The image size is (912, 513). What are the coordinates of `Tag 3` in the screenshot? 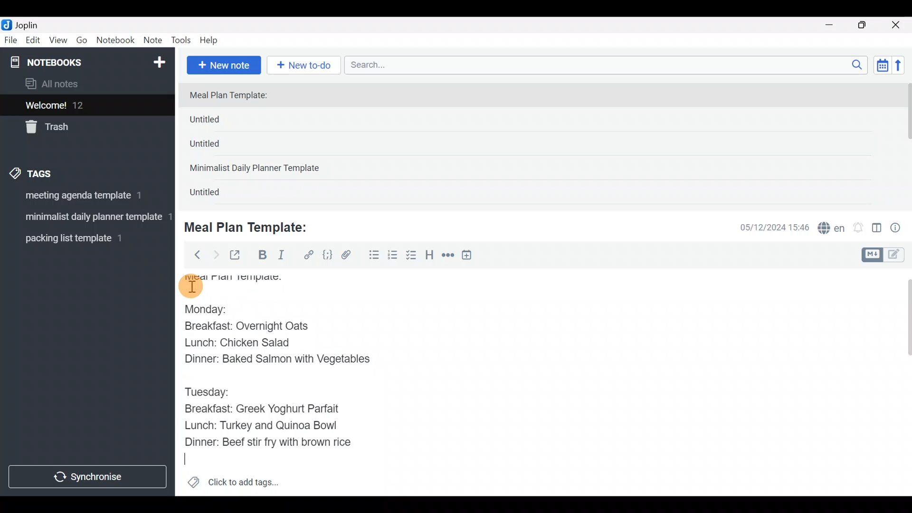 It's located at (84, 238).